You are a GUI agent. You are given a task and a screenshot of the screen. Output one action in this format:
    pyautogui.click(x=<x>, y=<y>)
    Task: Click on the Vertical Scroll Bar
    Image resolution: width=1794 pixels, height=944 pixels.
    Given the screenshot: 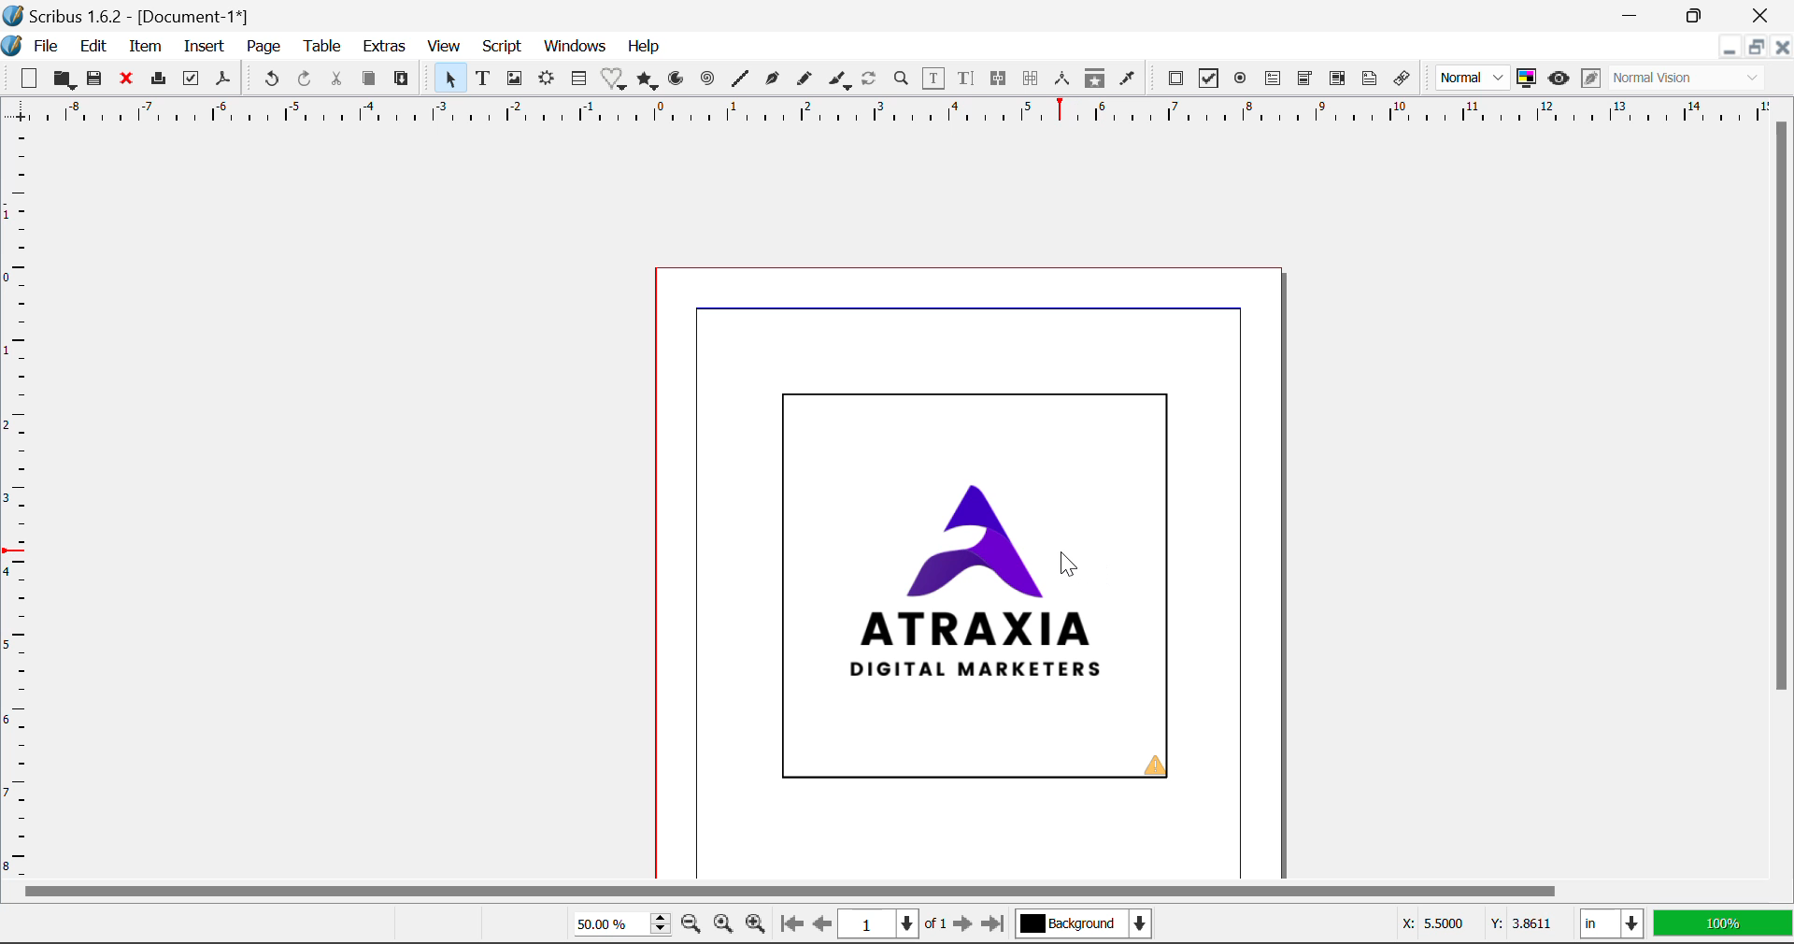 What is the action you would take?
    pyautogui.click(x=1783, y=483)
    